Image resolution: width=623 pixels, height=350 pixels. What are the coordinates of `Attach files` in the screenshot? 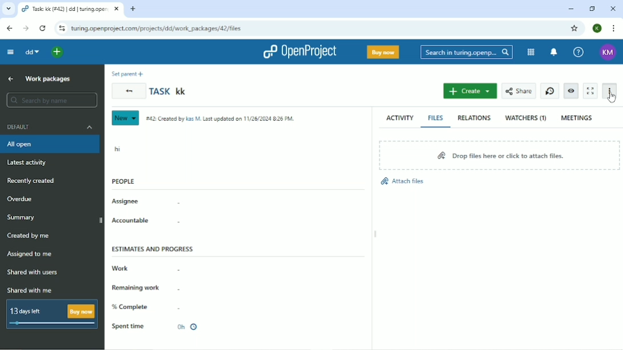 It's located at (402, 182).